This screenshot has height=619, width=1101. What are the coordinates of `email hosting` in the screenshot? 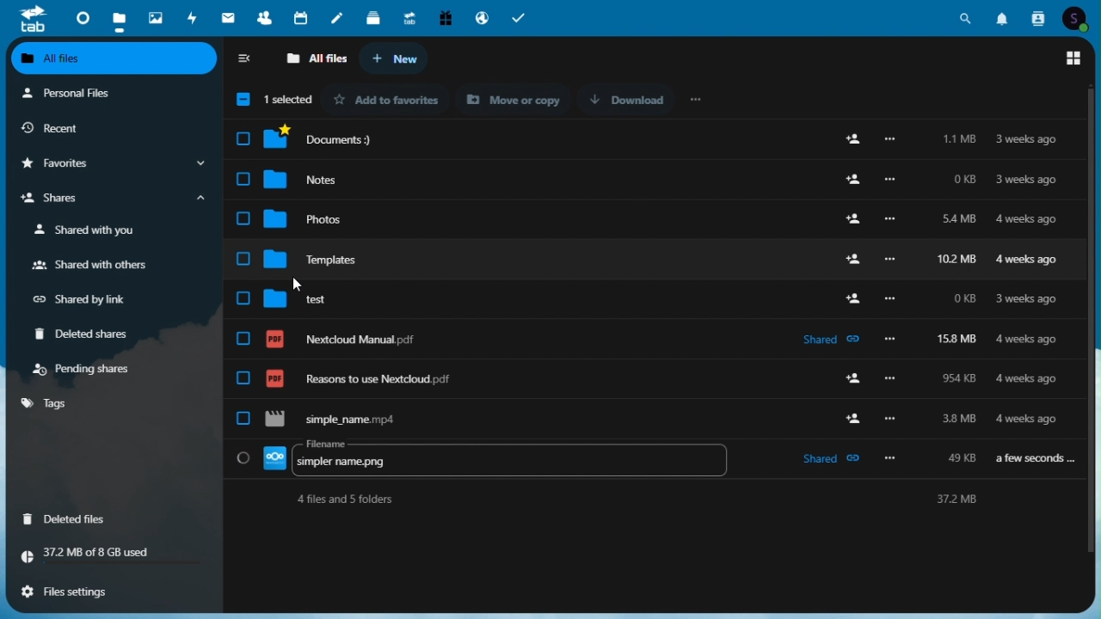 It's located at (481, 17).